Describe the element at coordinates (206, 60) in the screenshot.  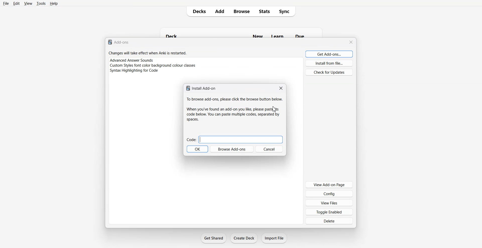
I see `Plugins` at that location.